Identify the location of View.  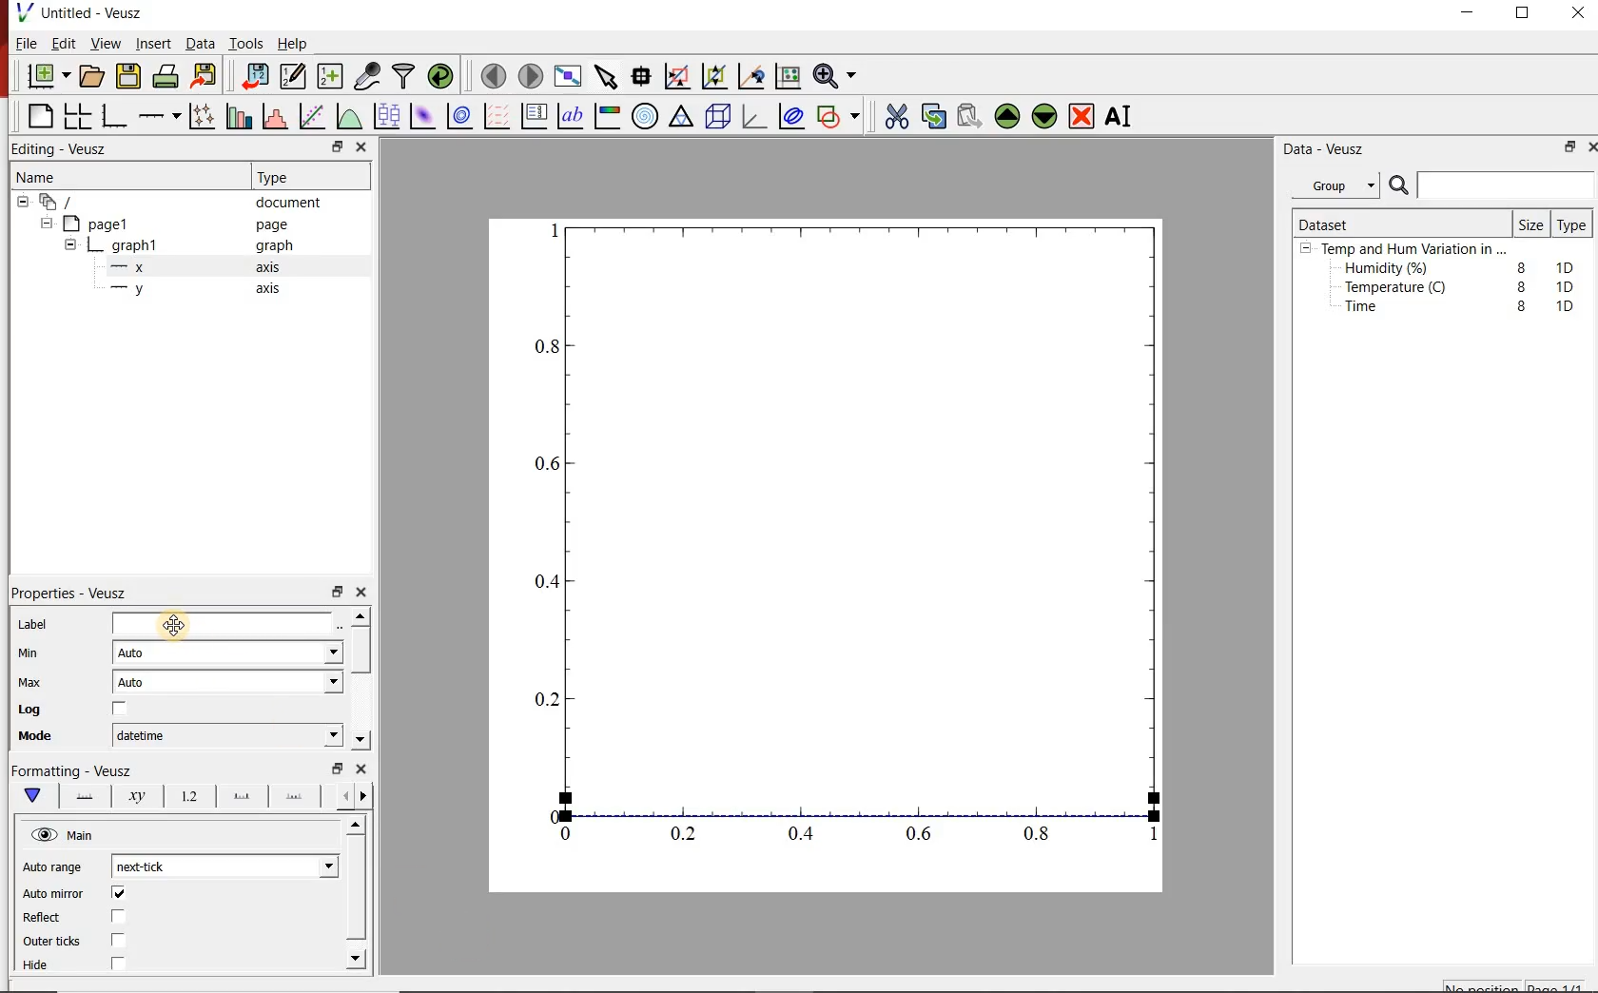
(106, 44).